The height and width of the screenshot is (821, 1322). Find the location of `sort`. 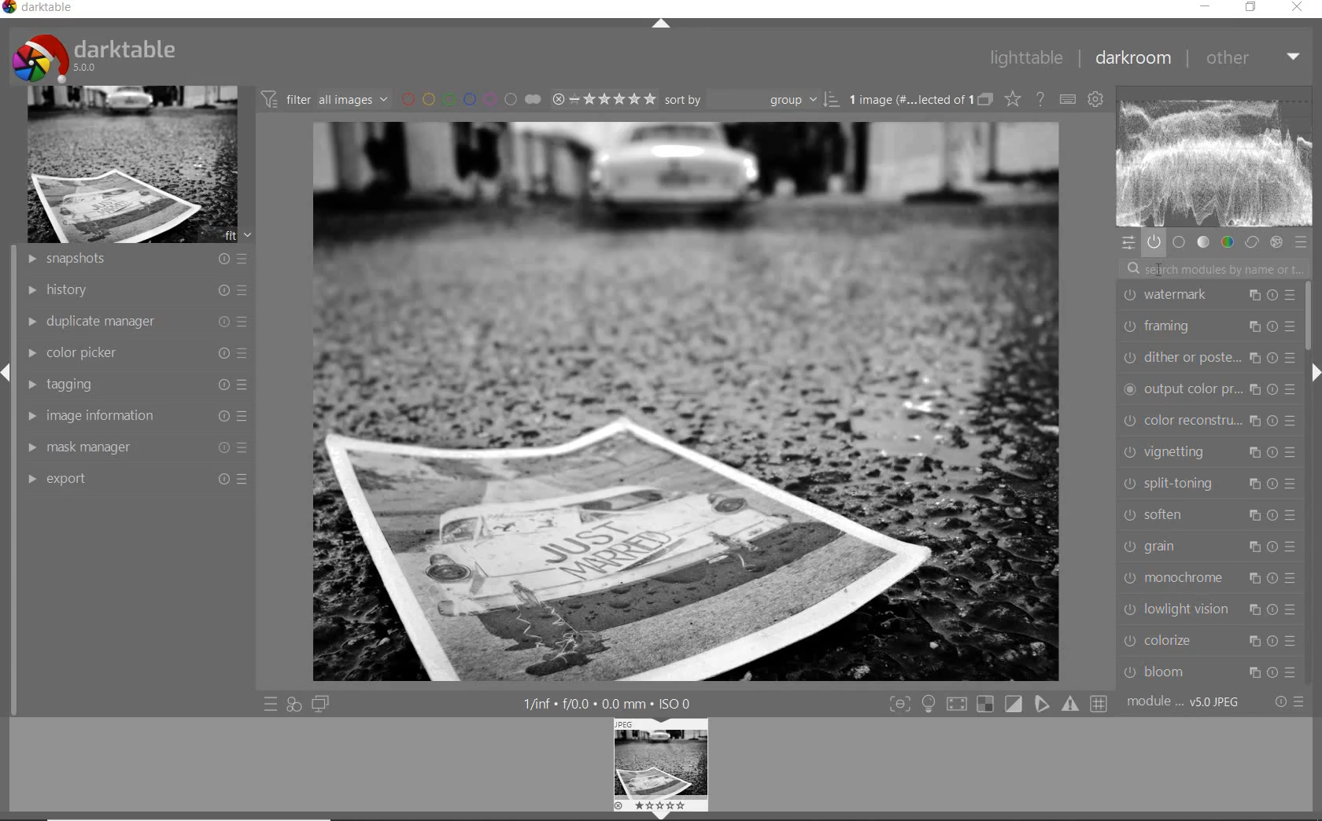

sort is located at coordinates (752, 99).